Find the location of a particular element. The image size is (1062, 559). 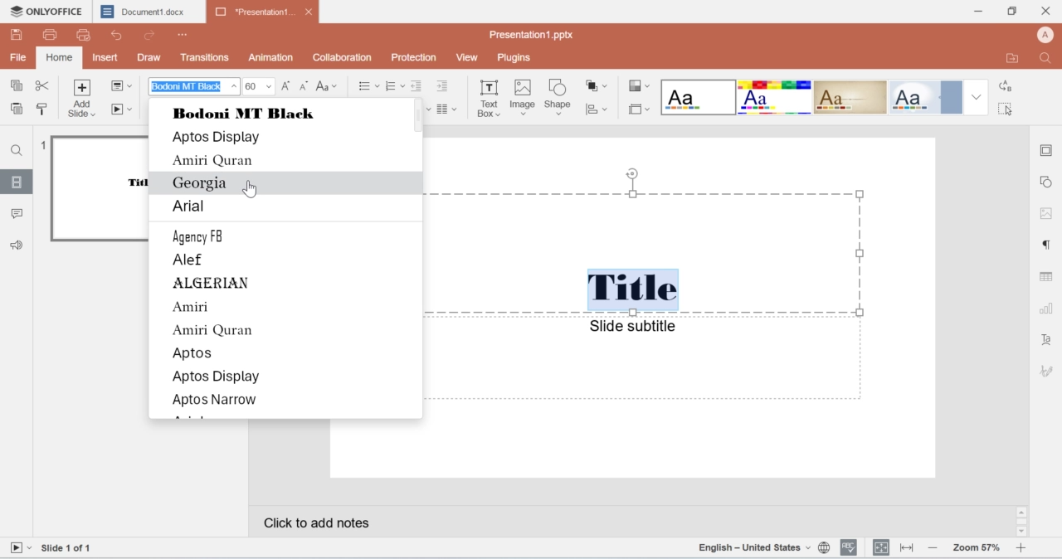

font settings is located at coordinates (1049, 342).